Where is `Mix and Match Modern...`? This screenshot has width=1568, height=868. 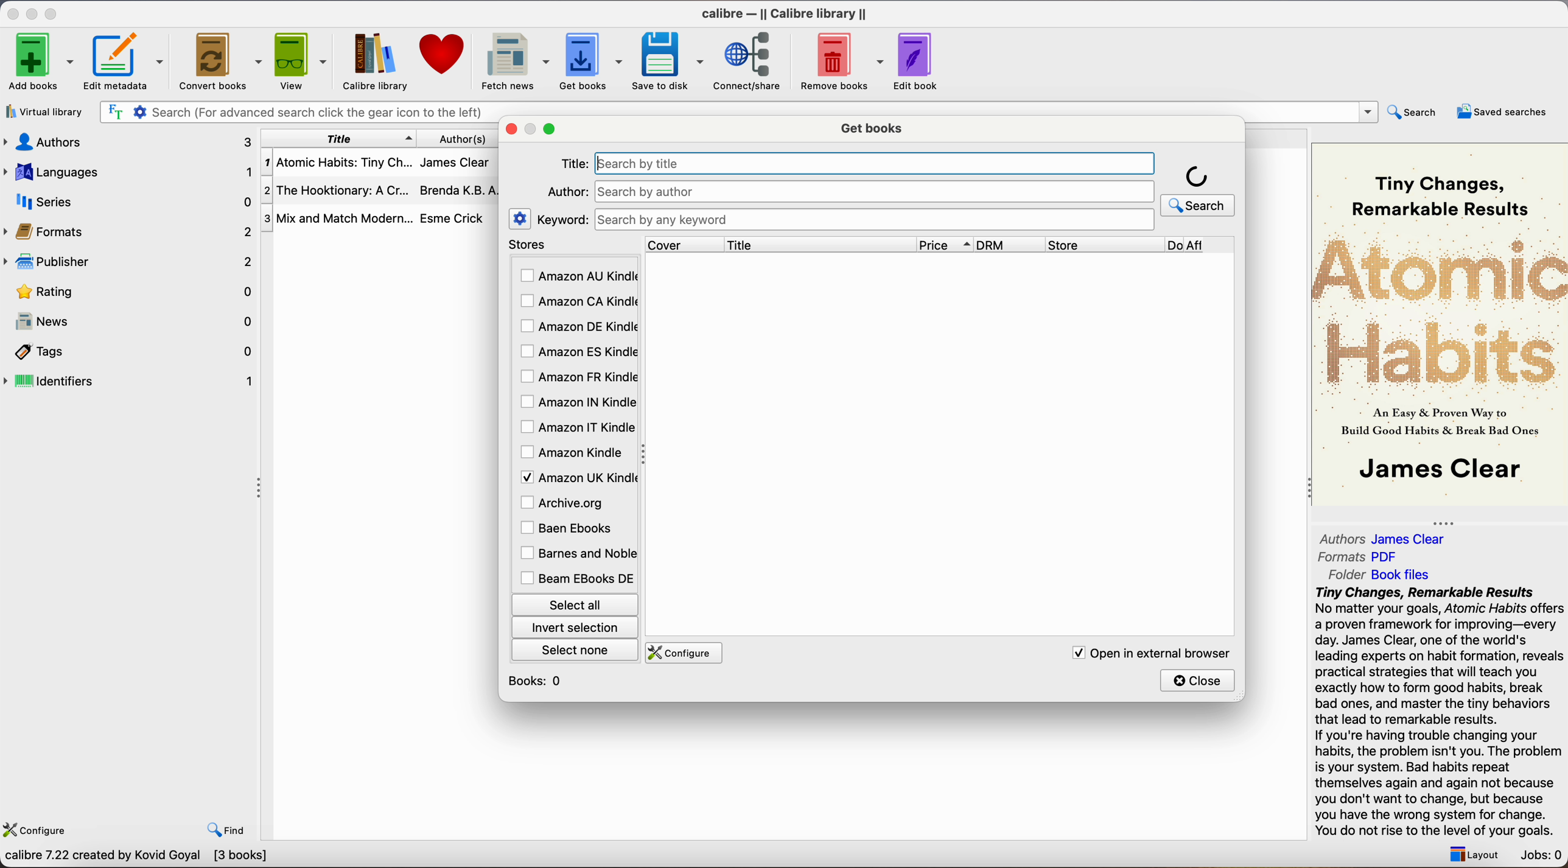
Mix and Match Modern... is located at coordinates (337, 219).